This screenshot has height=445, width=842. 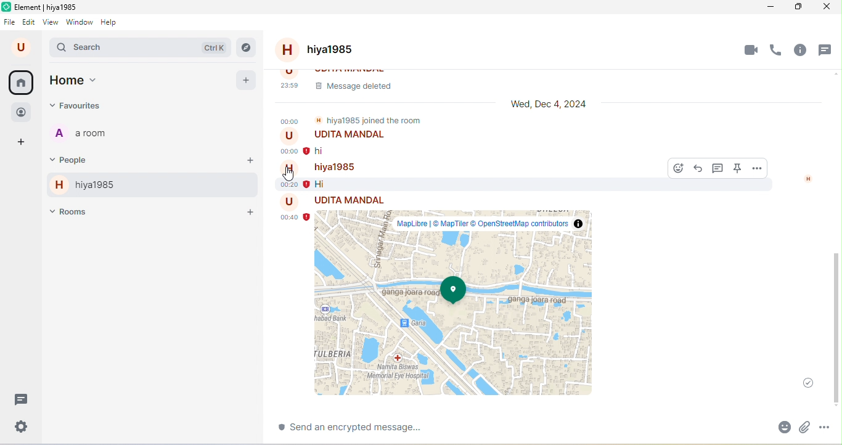 I want to click on cursor, so click(x=290, y=175).